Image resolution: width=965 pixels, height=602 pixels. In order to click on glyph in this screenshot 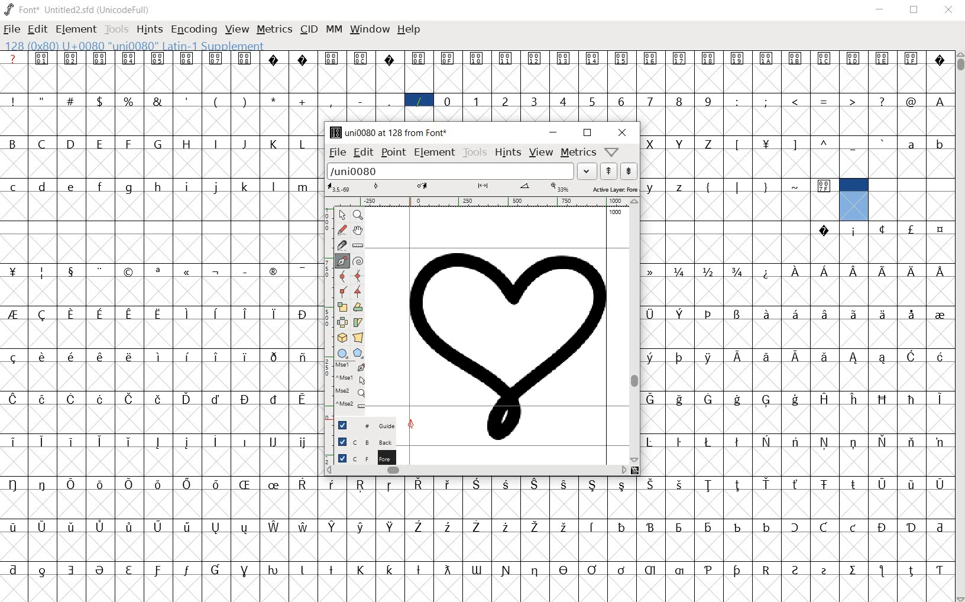, I will do `click(767, 401)`.